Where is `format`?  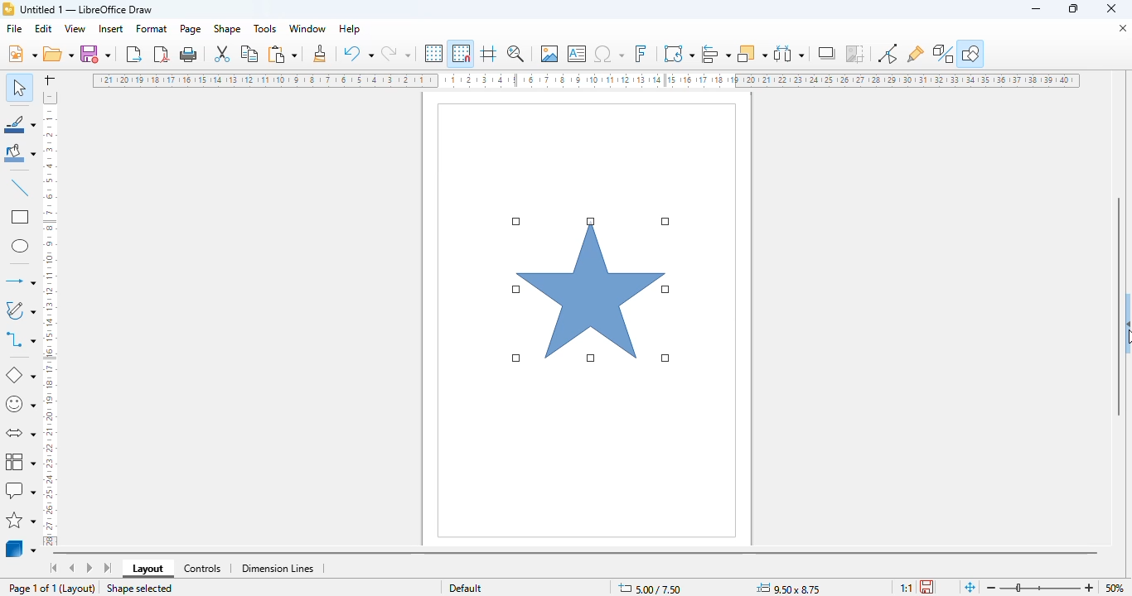
format is located at coordinates (152, 29).